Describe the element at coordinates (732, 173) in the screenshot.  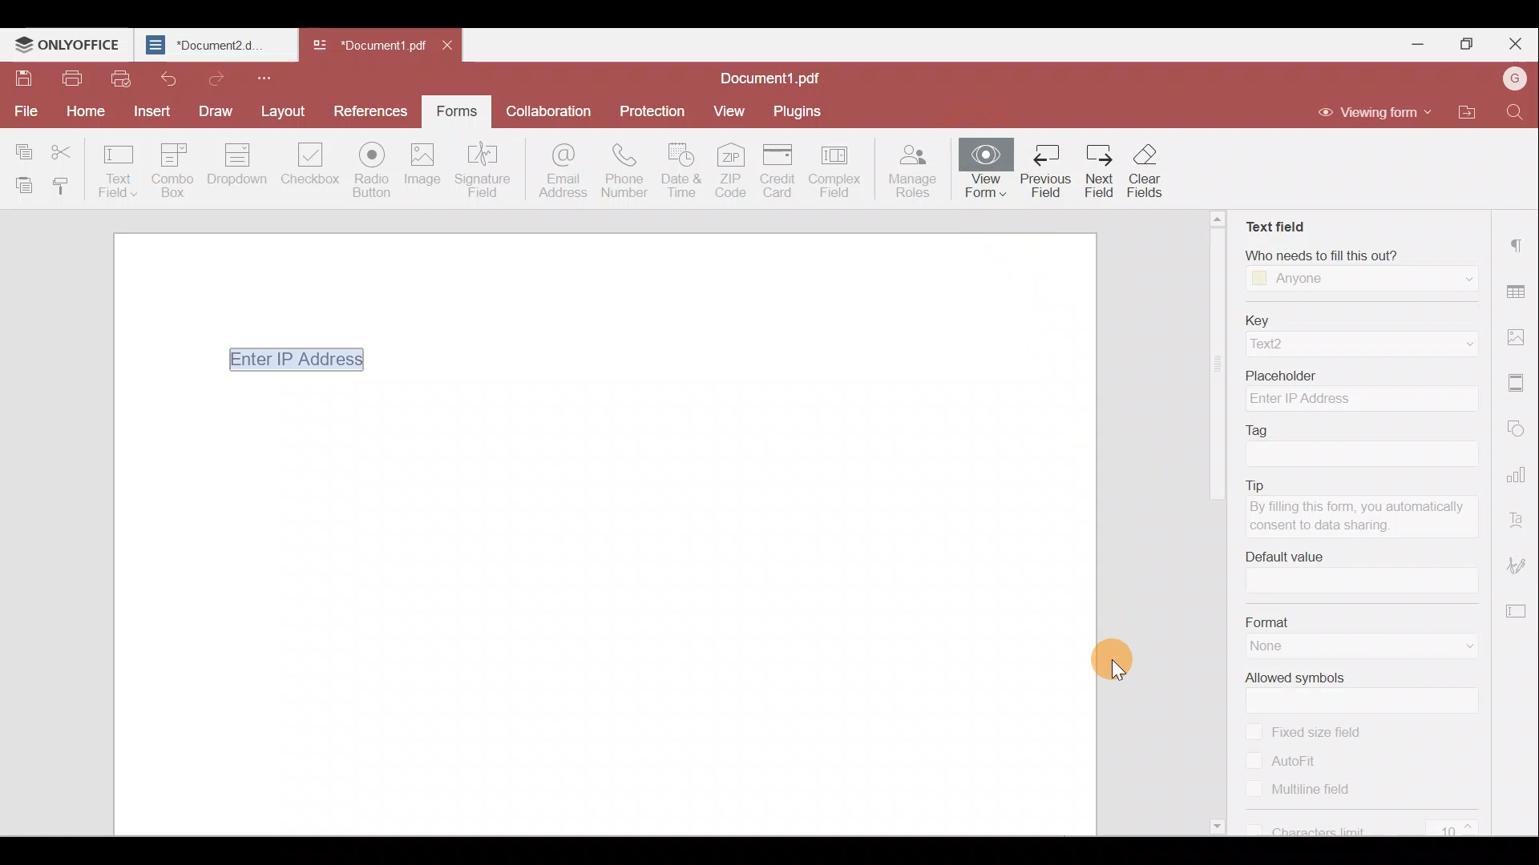
I see `ZIP Code` at that location.